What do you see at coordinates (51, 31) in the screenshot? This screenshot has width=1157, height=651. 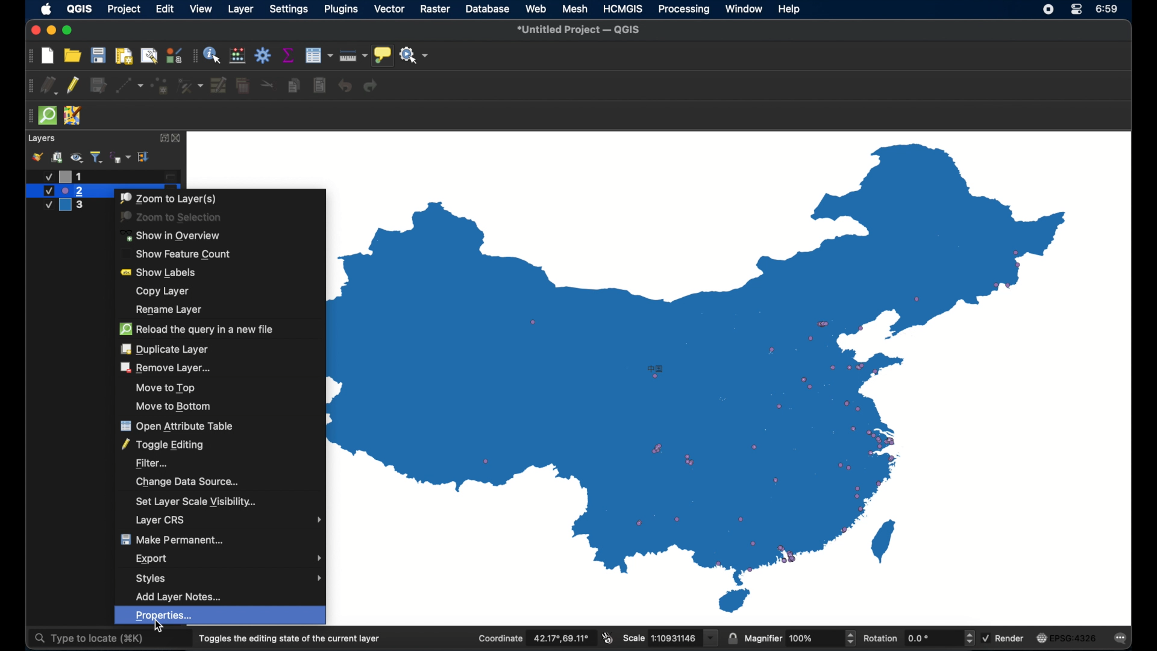 I see `minimize` at bounding box center [51, 31].